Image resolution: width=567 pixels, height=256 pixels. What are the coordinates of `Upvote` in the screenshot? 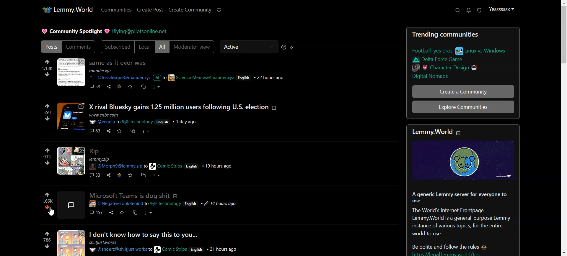 It's located at (47, 197).